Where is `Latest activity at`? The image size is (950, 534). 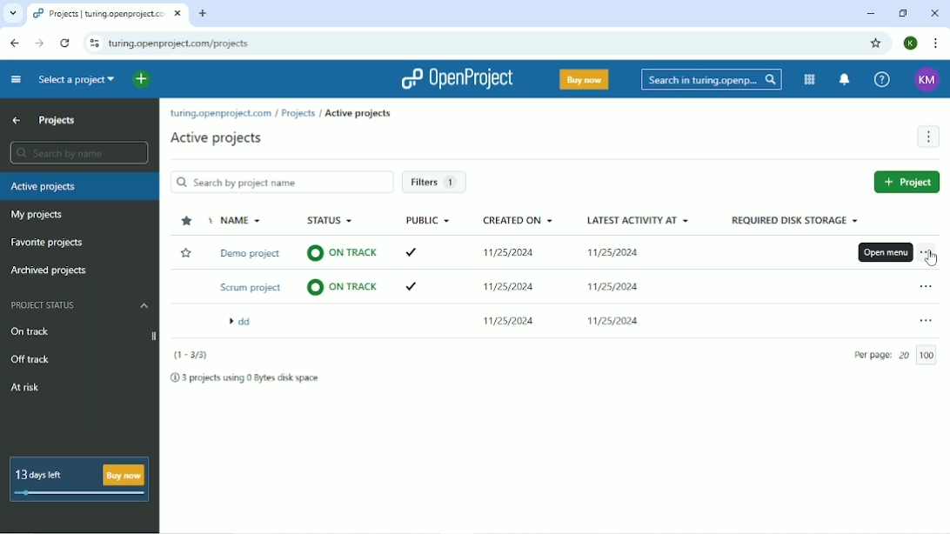
Latest activity at is located at coordinates (639, 220).